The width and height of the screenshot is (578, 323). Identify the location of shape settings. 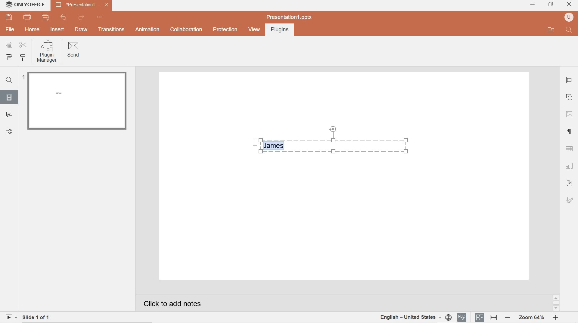
(570, 97).